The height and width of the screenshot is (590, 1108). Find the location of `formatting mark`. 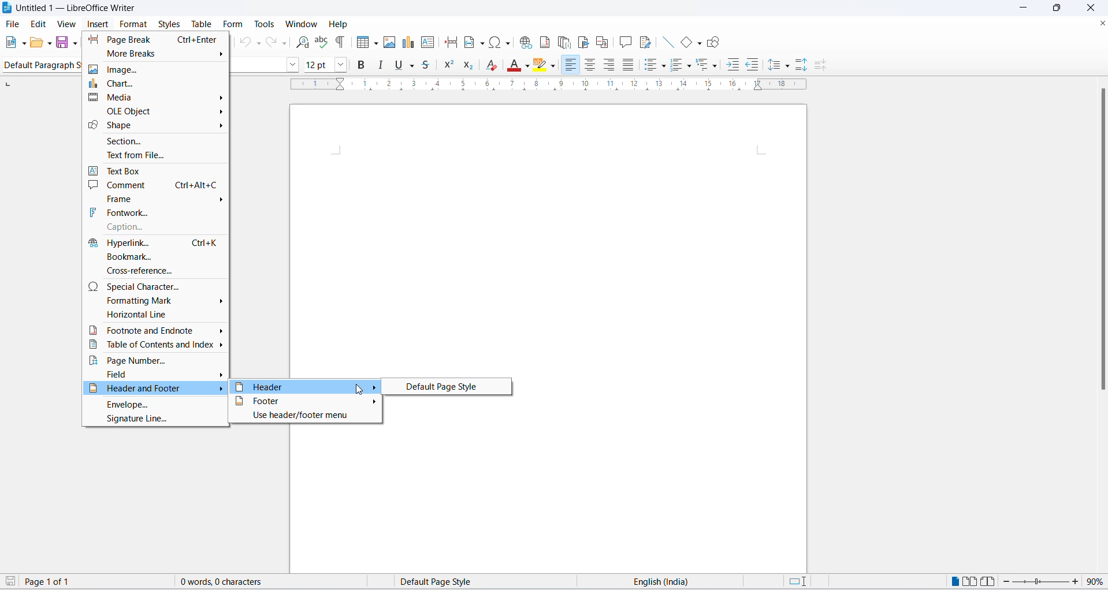

formatting mark is located at coordinates (155, 300).